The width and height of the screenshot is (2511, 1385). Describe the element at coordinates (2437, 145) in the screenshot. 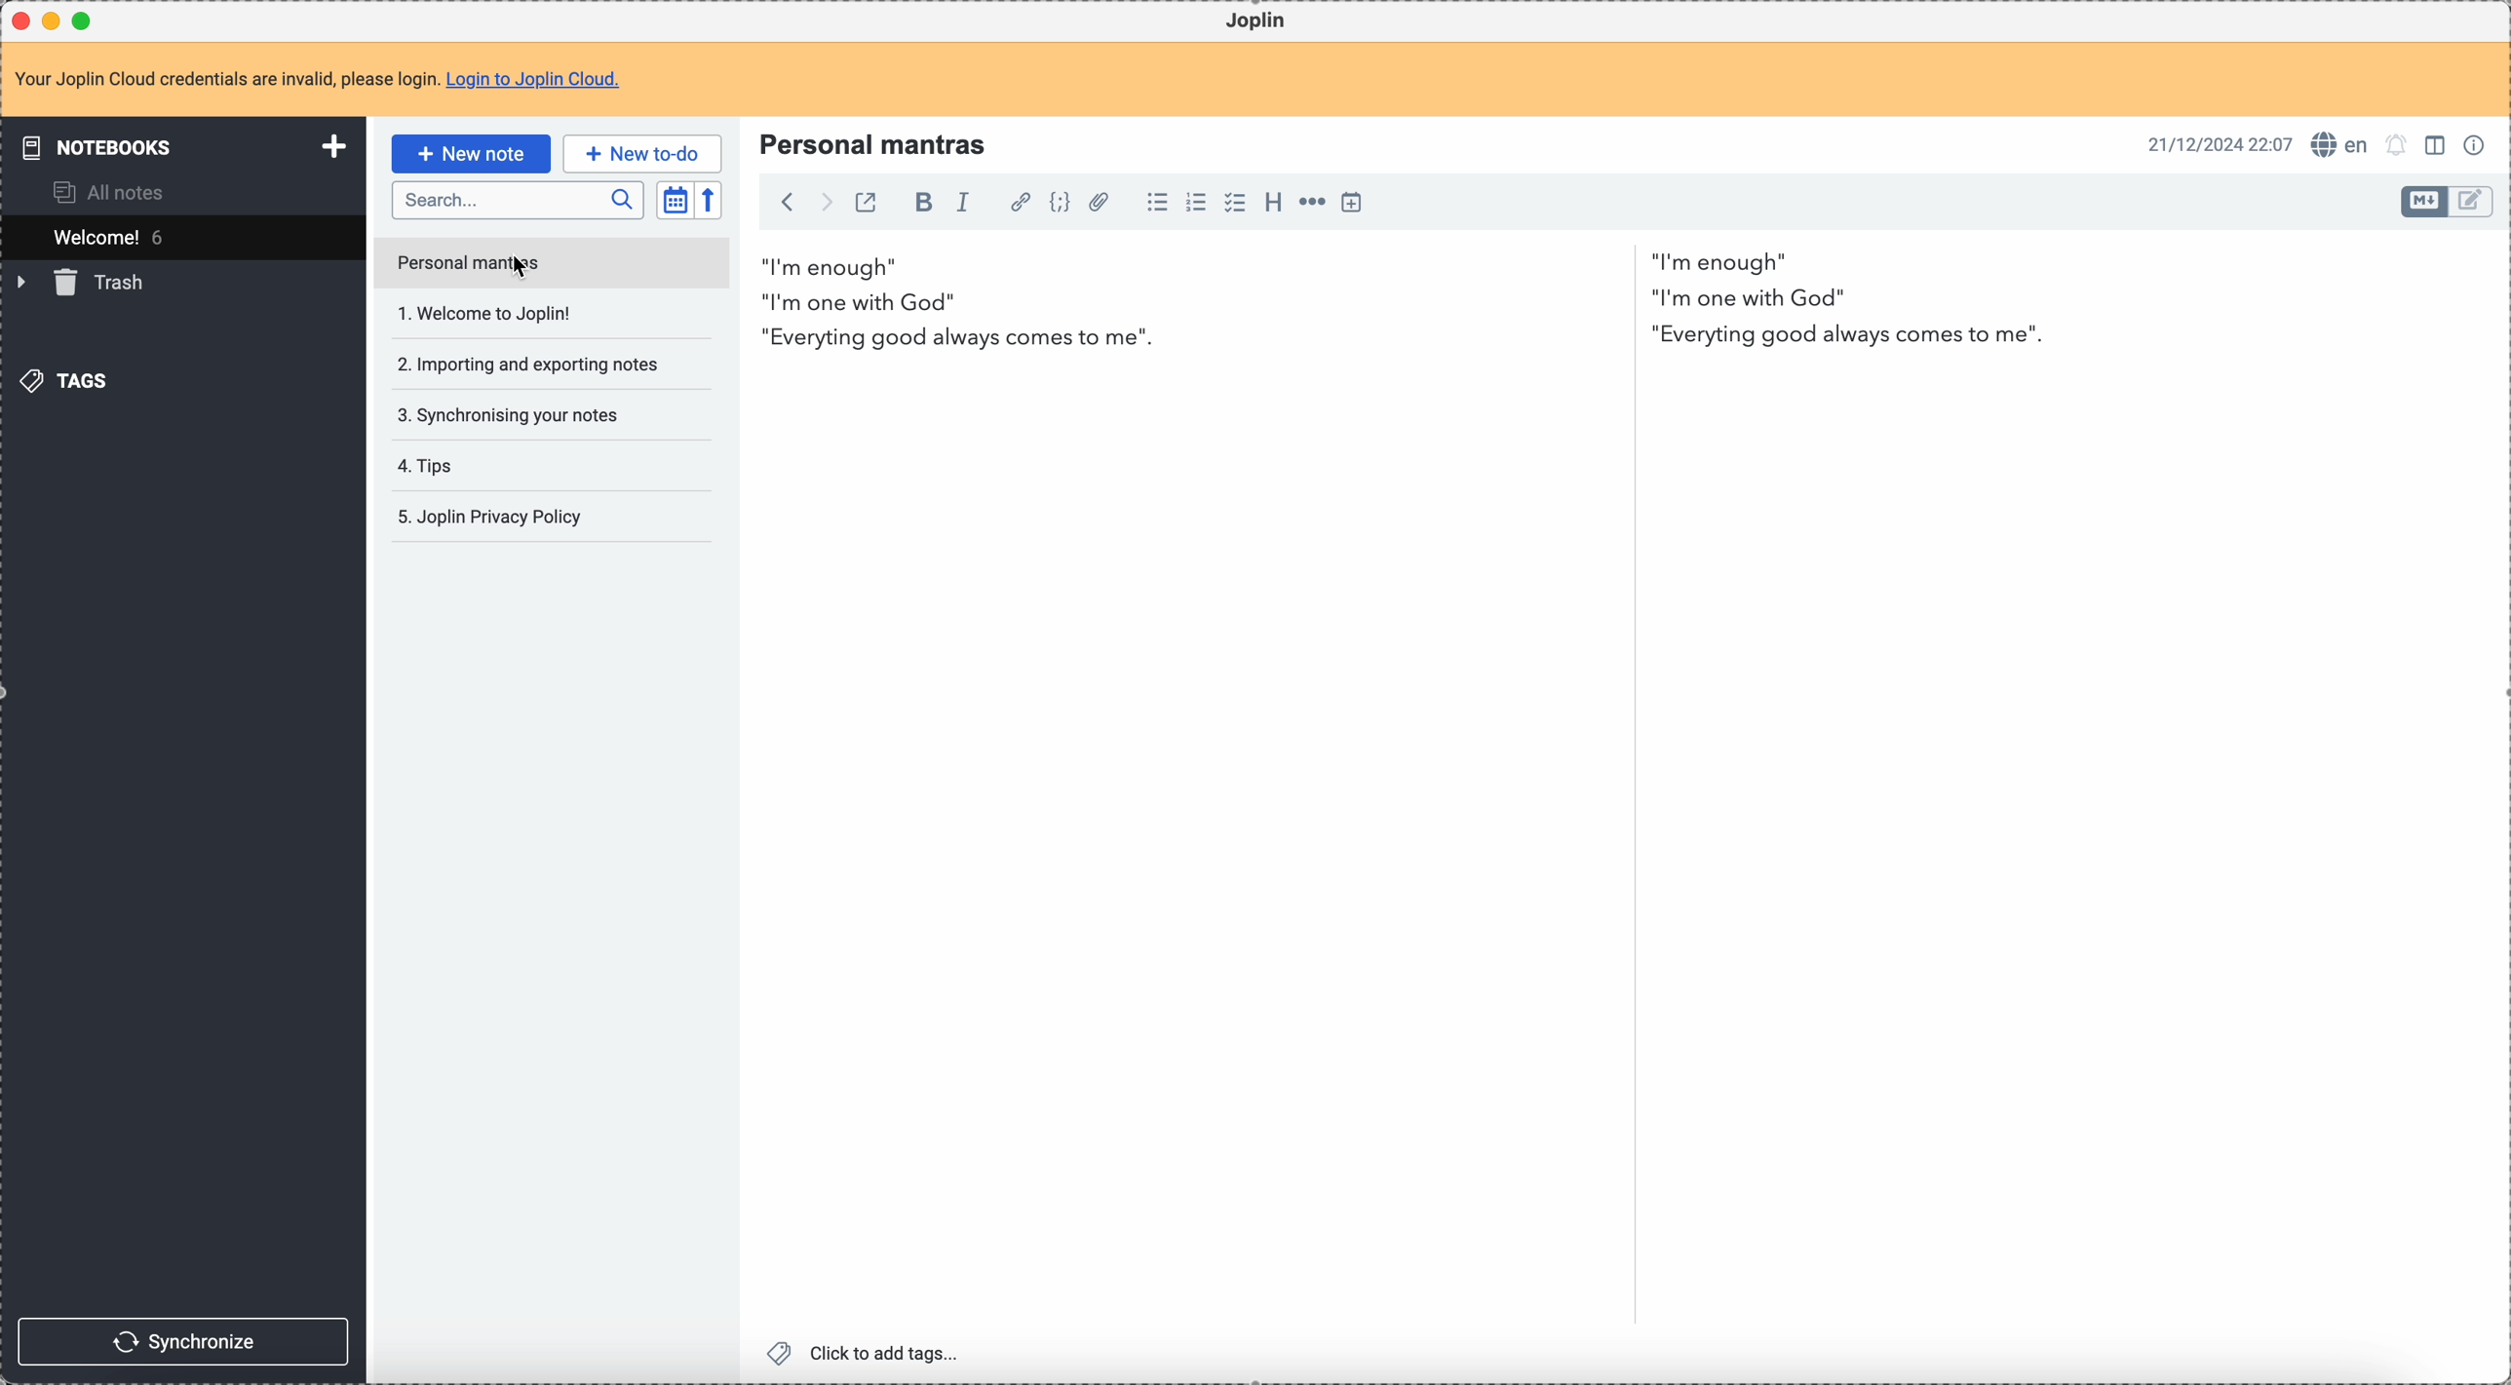

I see `toggle edit layout` at that location.